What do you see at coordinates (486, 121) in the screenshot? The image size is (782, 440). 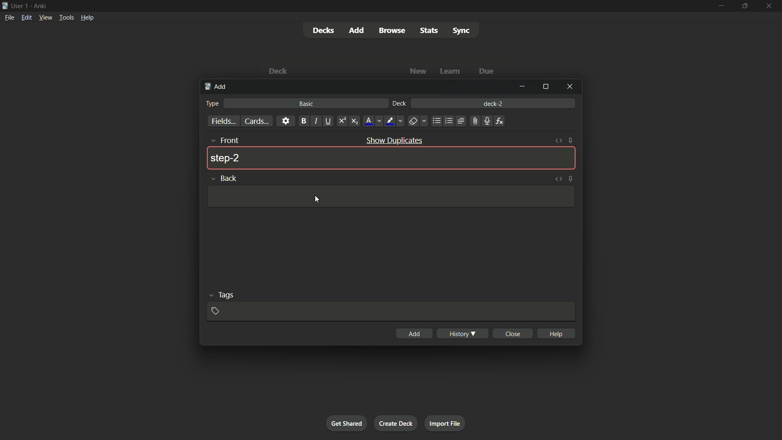 I see `record audio` at bounding box center [486, 121].